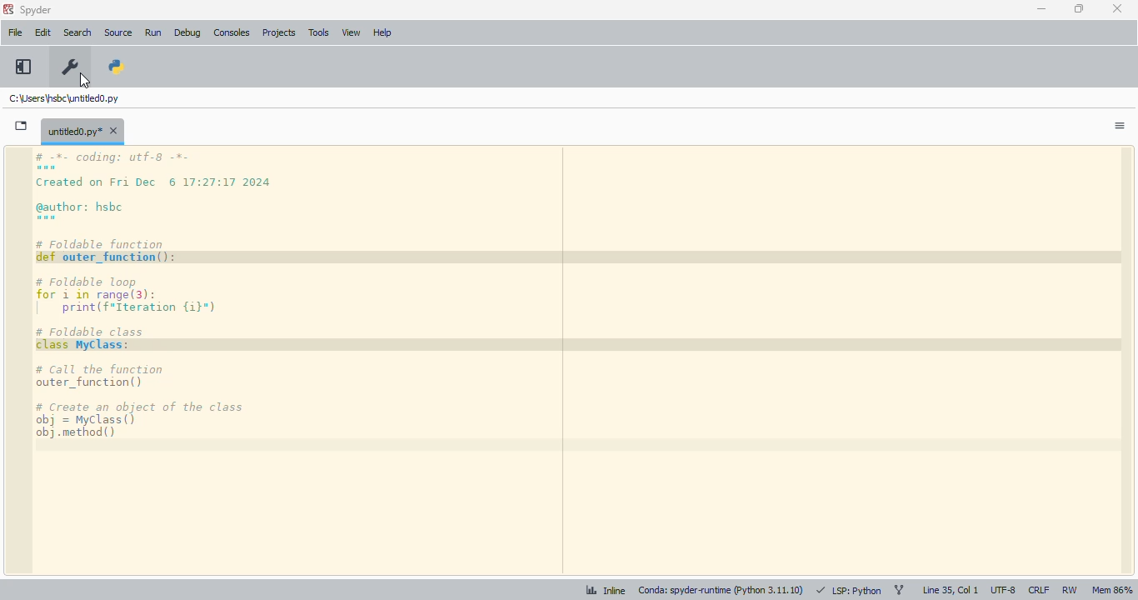  Describe the element at coordinates (581, 359) in the screenshot. I see `editor` at that location.